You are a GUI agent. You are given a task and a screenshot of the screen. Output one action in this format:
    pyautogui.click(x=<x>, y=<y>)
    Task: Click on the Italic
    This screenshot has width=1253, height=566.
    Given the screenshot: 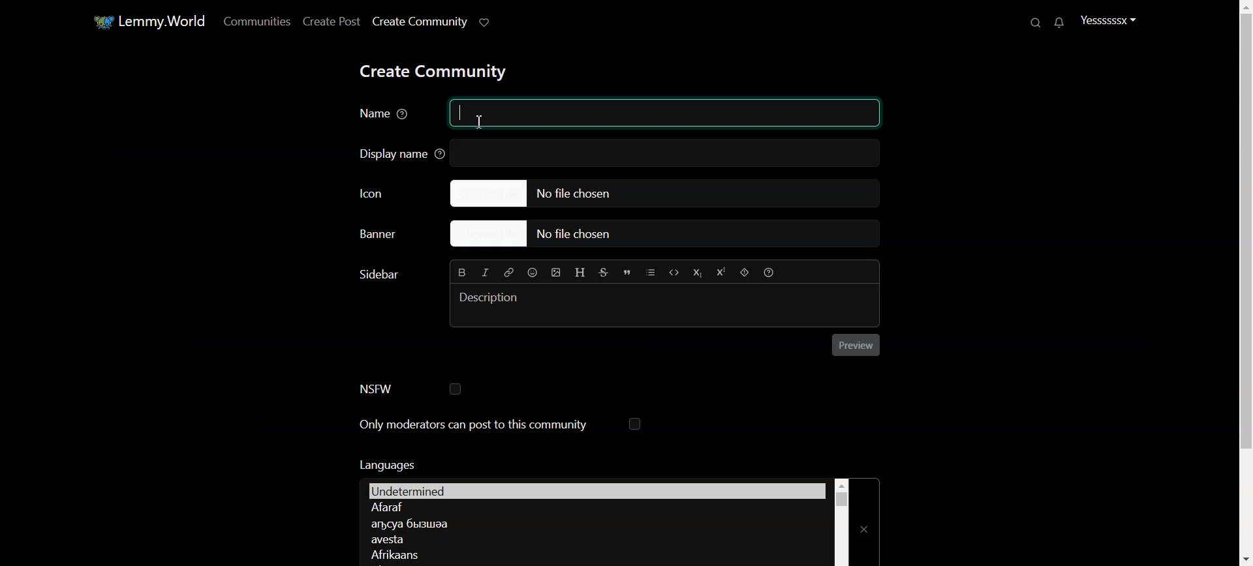 What is the action you would take?
    pyautogui.click(x=486, y=273)
    